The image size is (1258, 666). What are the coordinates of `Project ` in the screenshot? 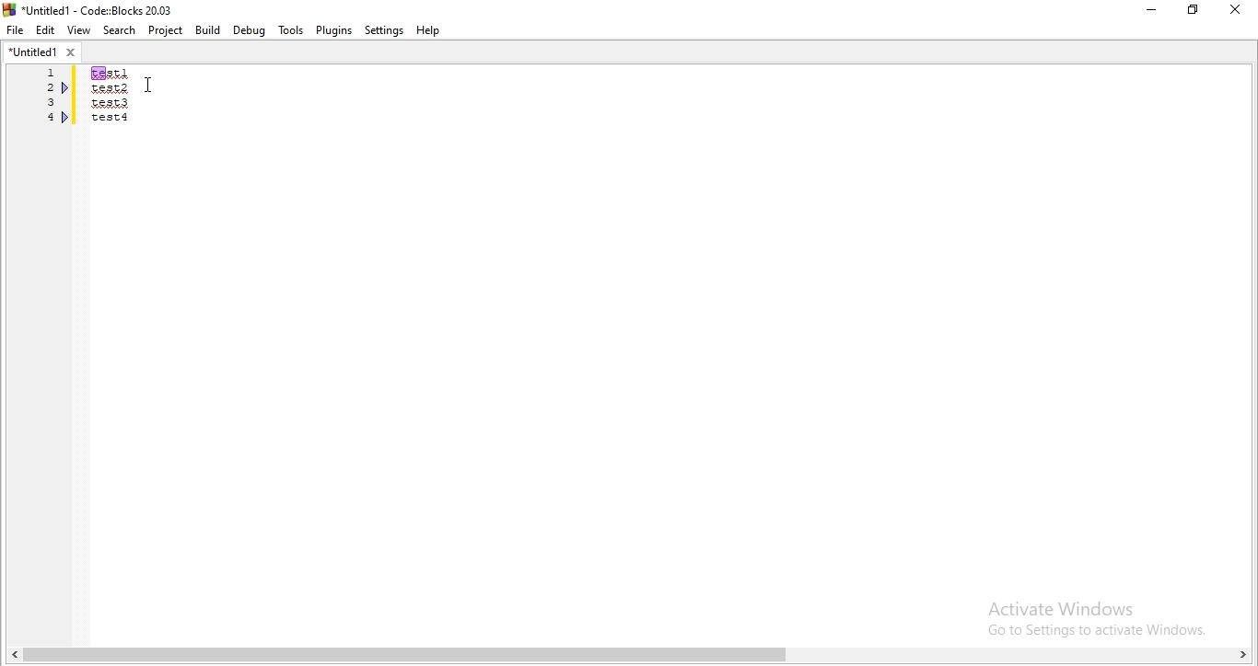 It's located at (167, 31).